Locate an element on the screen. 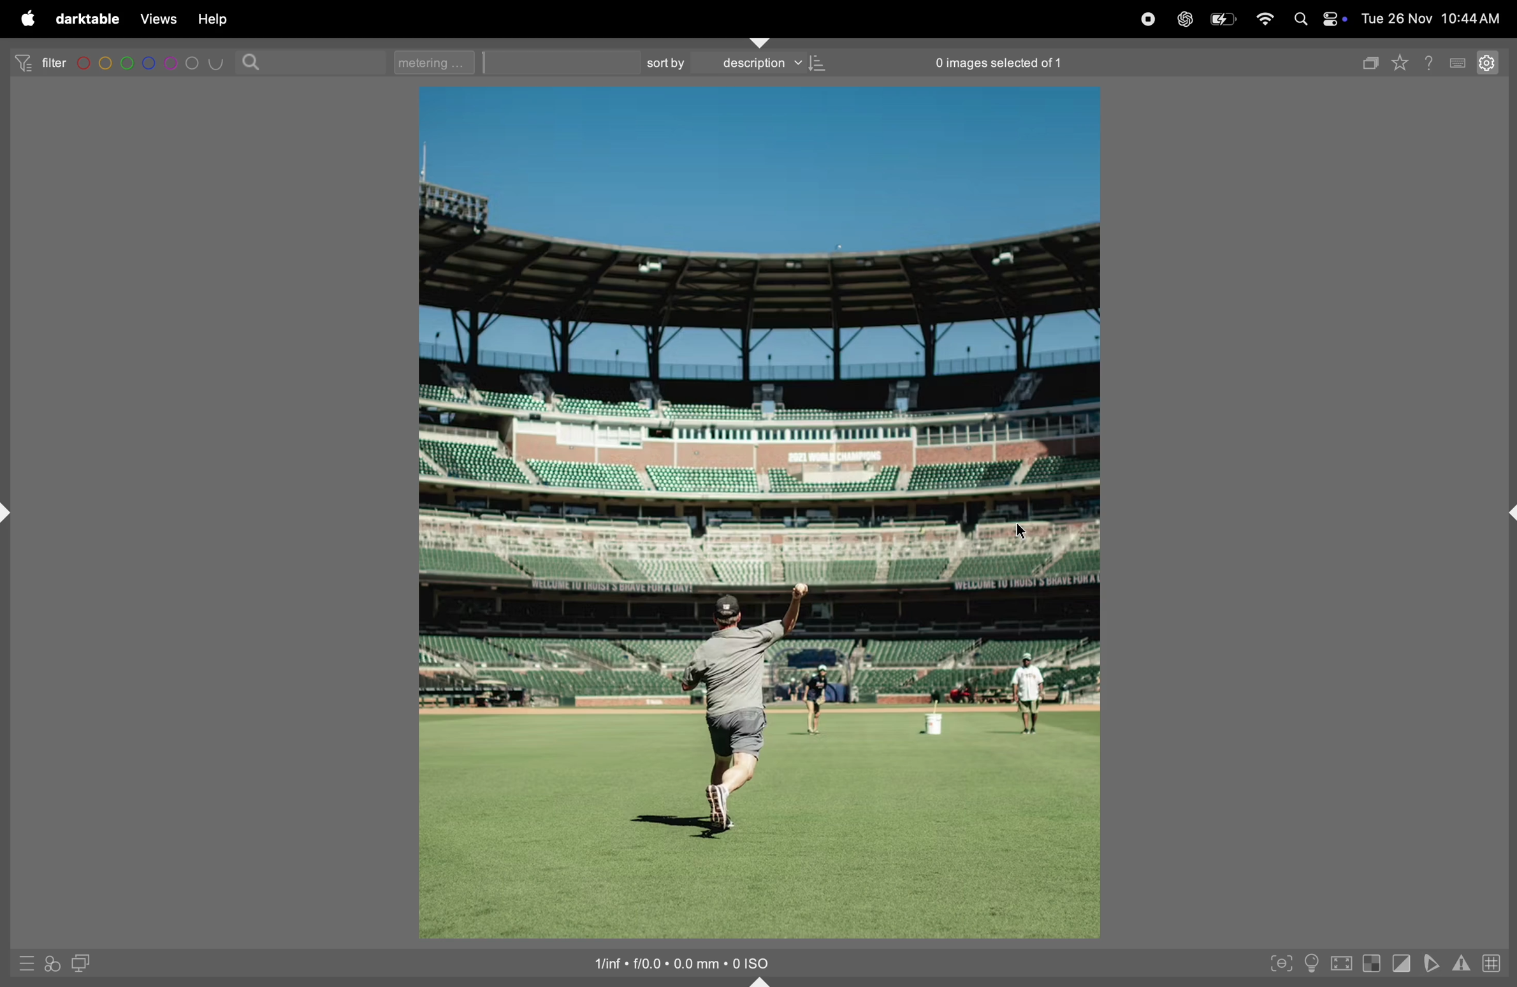 Image resolution: width=1517 pixels, height=987 pixels. favourites is located at coordinates (1403, 61).